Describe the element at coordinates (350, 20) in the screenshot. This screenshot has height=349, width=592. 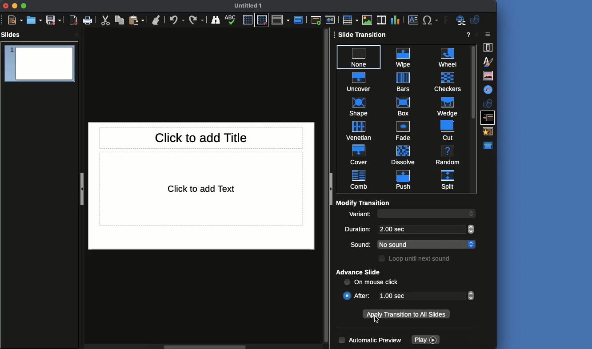
I see `Table` at that location.